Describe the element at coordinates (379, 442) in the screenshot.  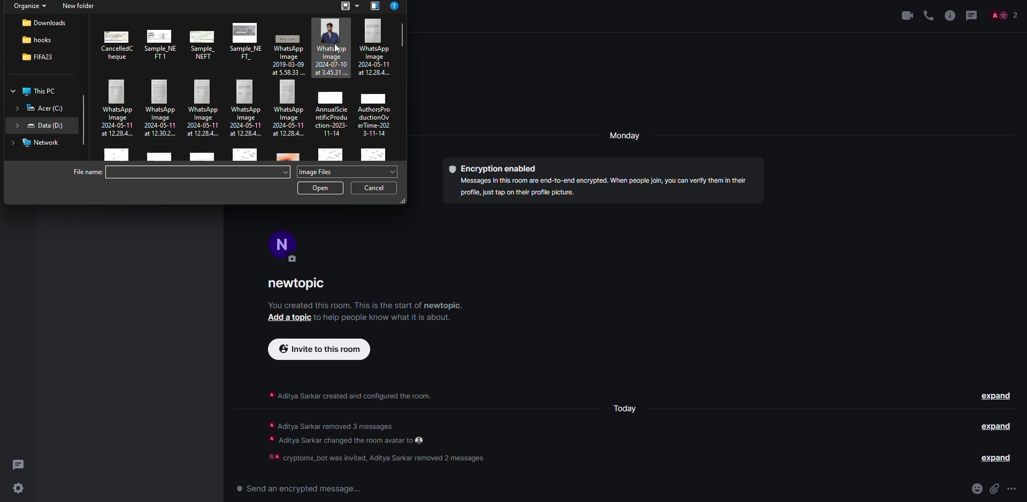
I see `info` at that location.